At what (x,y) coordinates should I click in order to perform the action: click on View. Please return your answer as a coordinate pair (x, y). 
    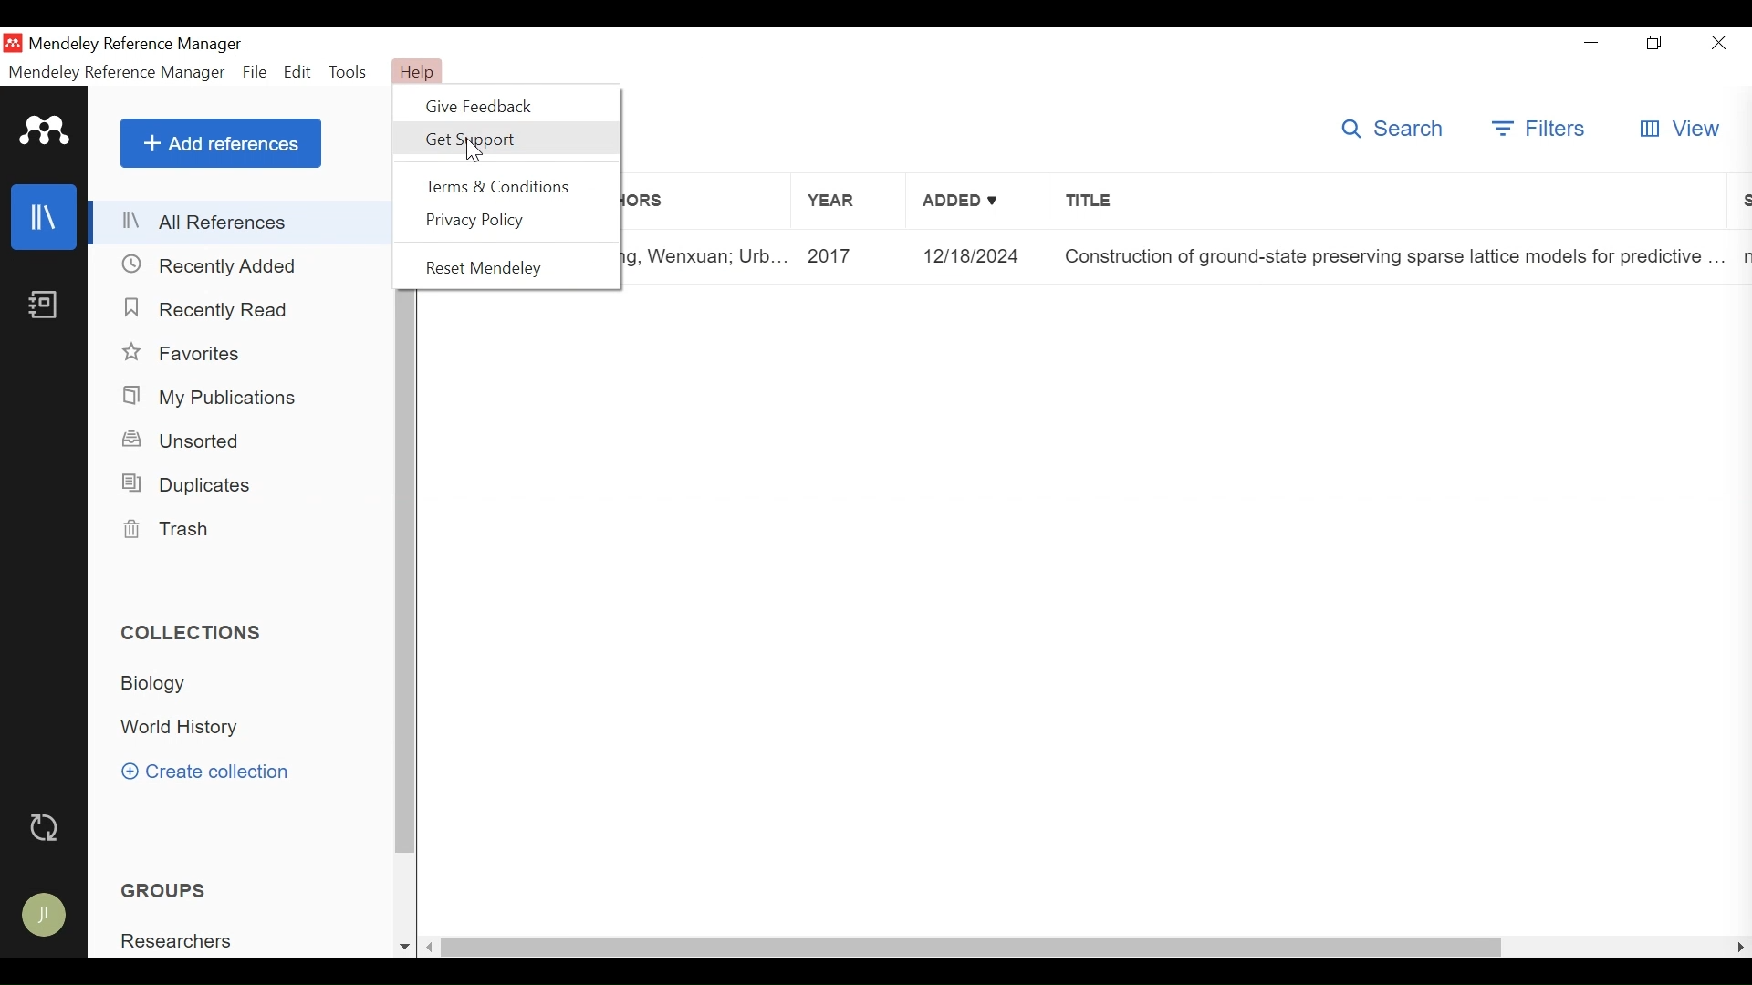
    Looking at the image, I should click on (1679, 130).